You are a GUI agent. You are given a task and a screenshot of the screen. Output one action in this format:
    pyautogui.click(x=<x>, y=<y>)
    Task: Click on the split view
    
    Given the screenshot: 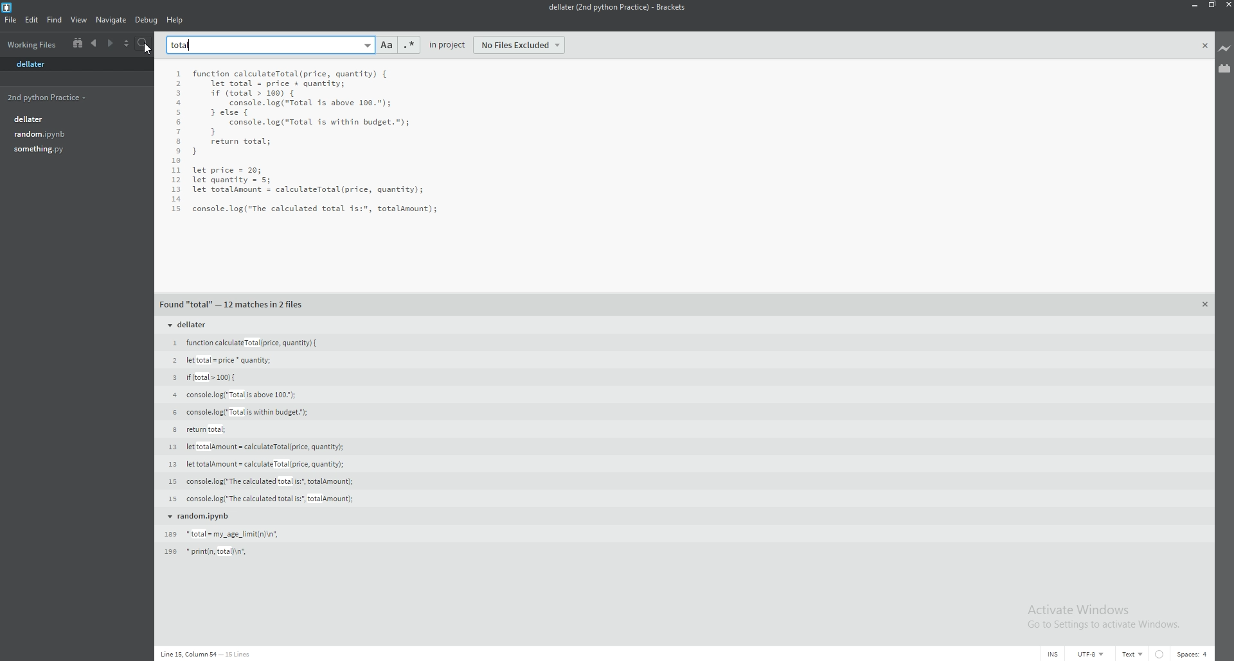 What is the action you would take?
    pyautogui.click(x=78, y=44)
    